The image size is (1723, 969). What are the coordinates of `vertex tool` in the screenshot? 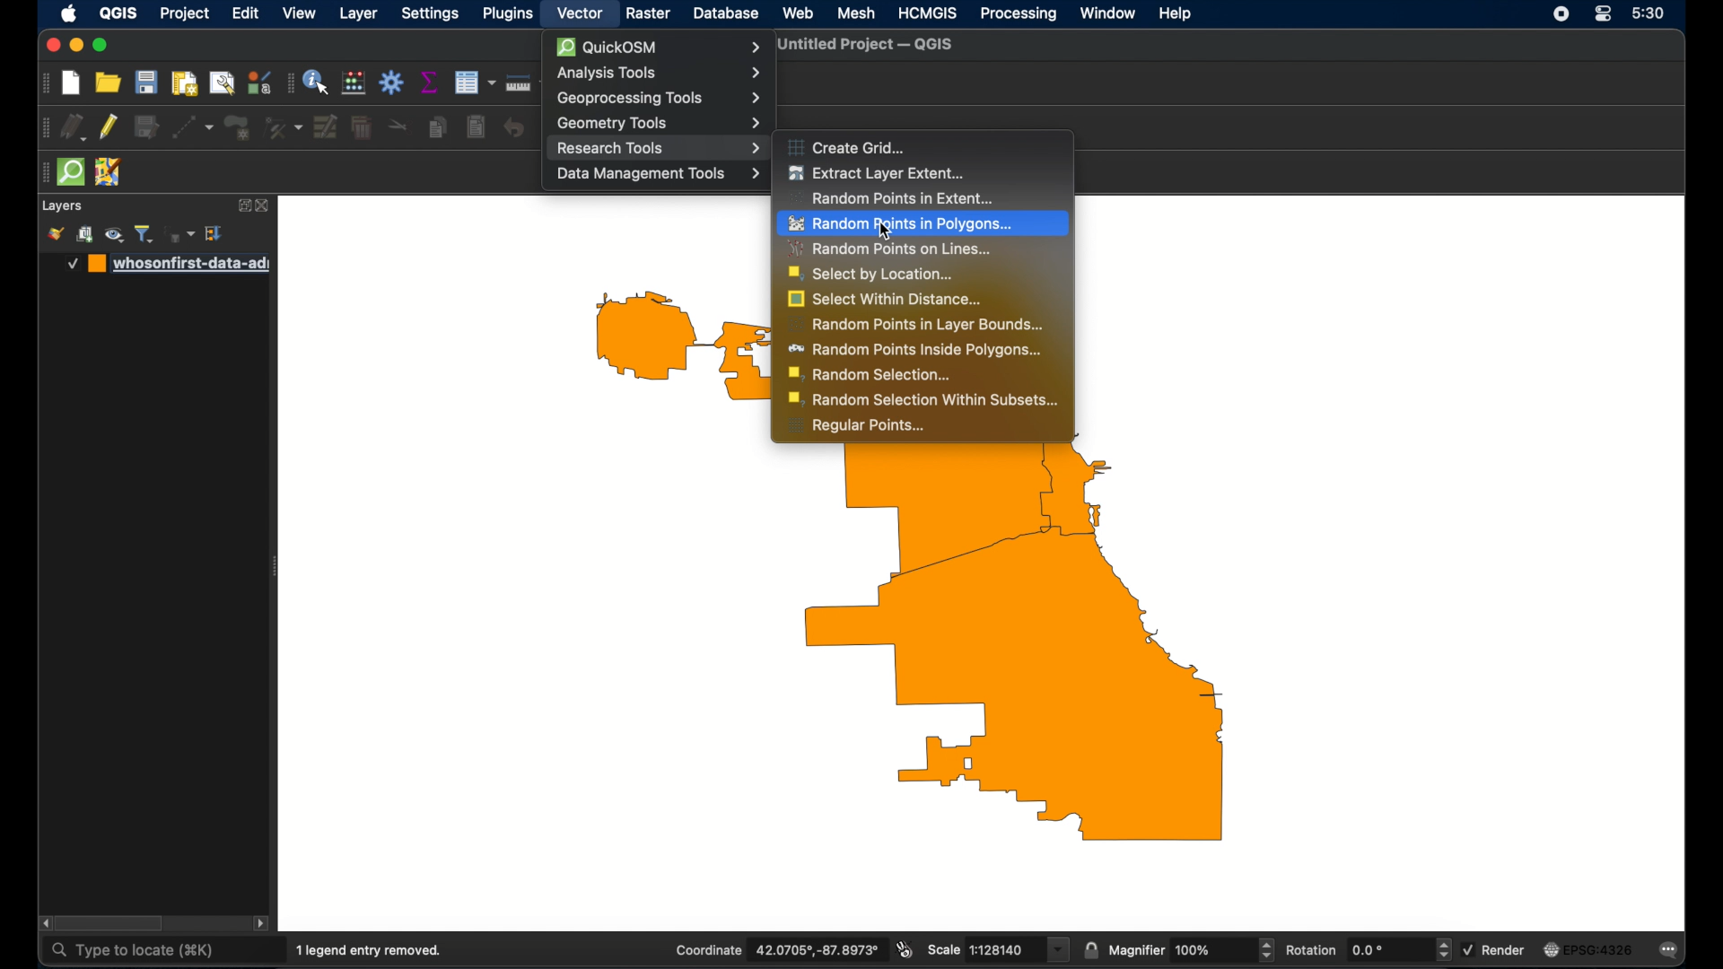 It's located at (283, 126).